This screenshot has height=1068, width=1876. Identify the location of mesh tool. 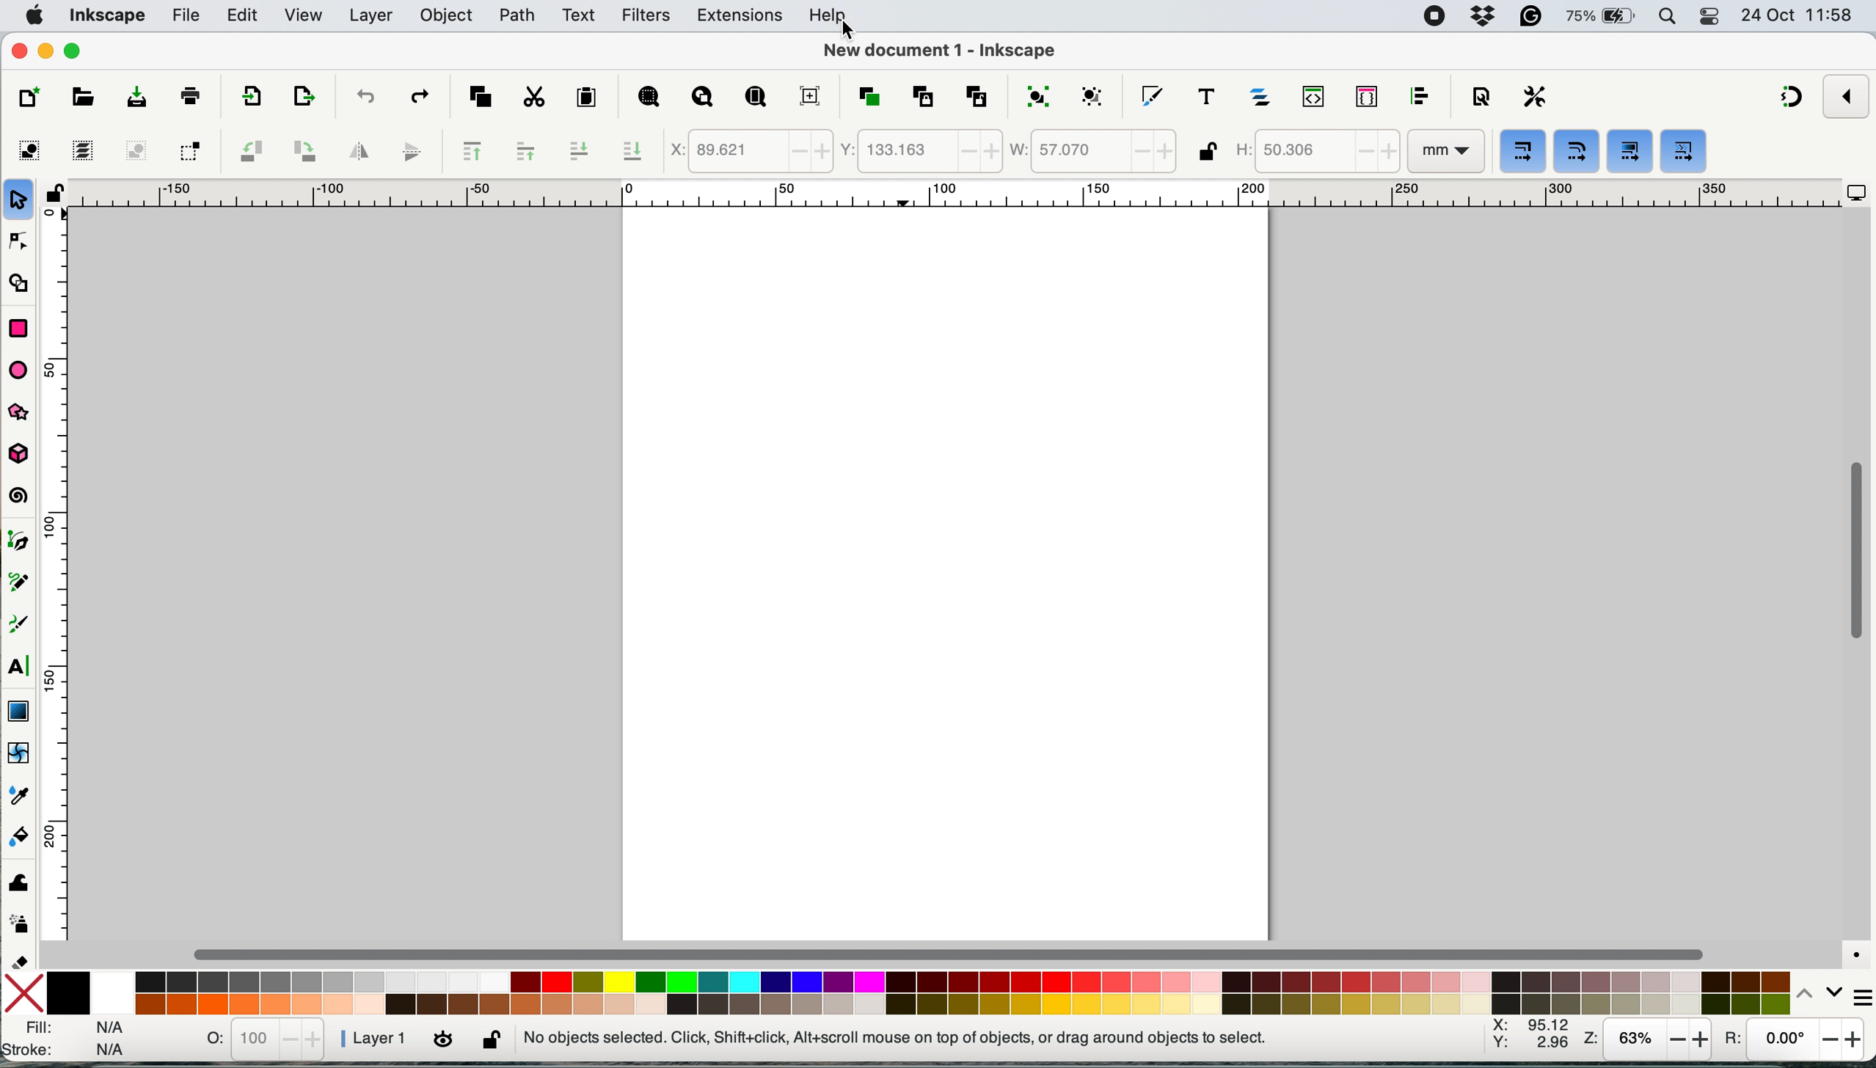
(19, 751).